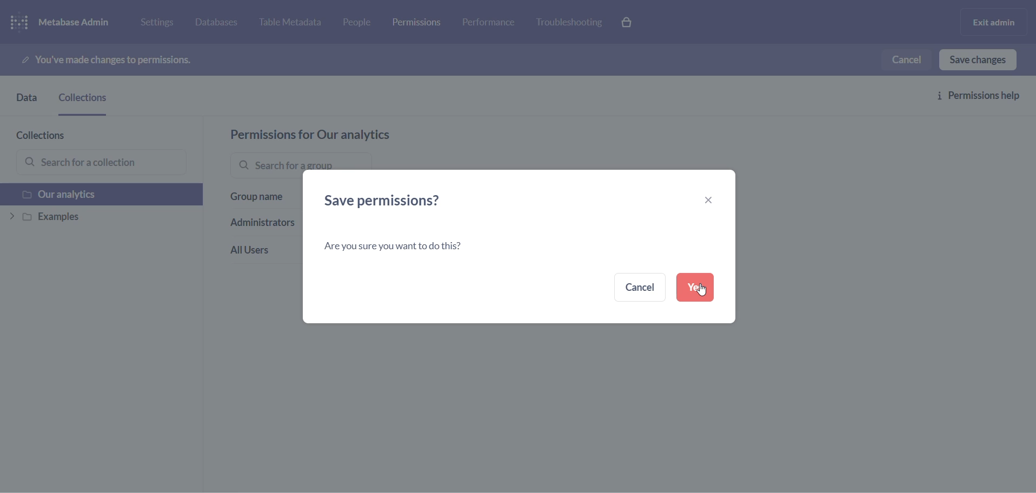 The height and width of the screenshot is (493, 1036). I want to click on colletions, so click(87, 102).